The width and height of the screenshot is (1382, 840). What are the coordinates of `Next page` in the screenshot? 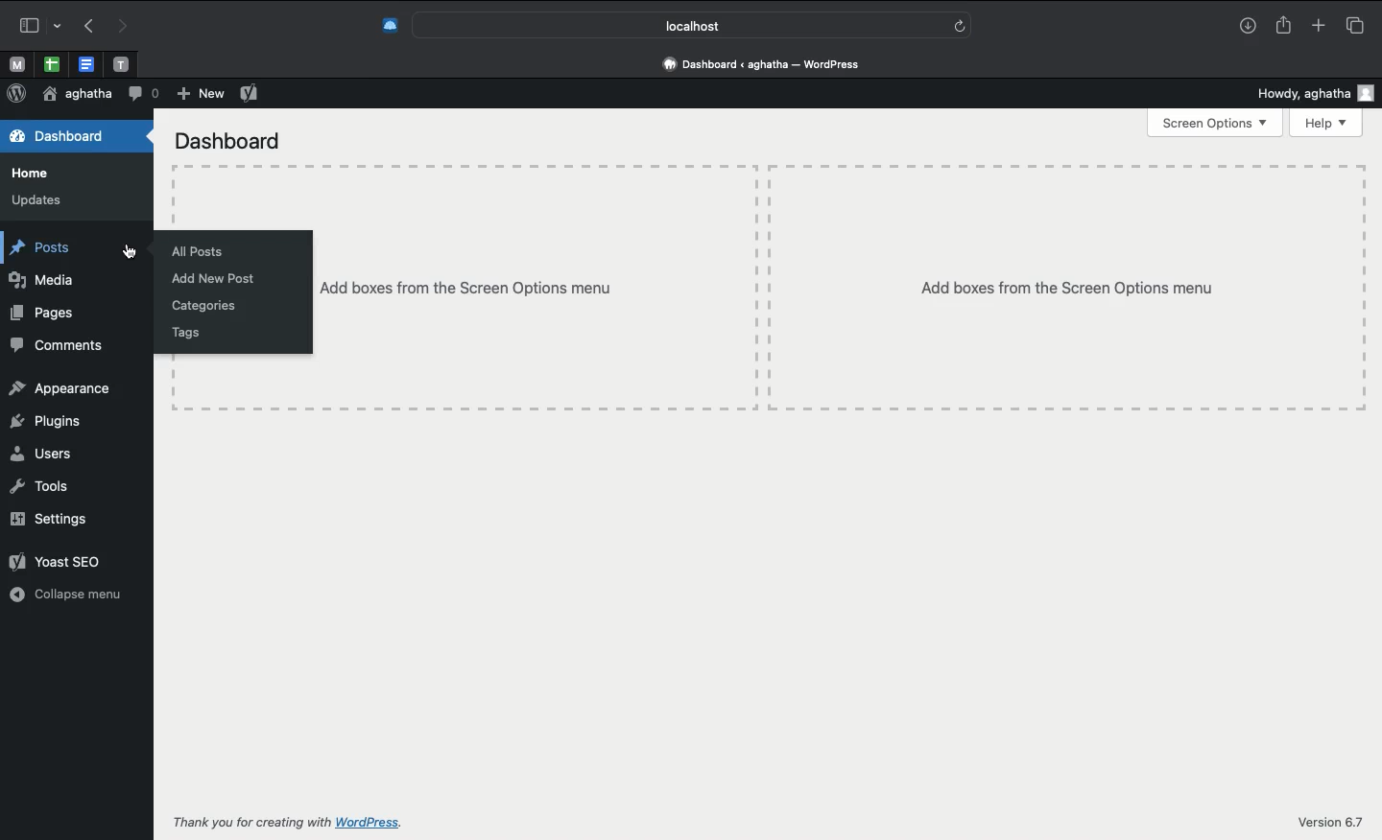 It's located at (125, 25).